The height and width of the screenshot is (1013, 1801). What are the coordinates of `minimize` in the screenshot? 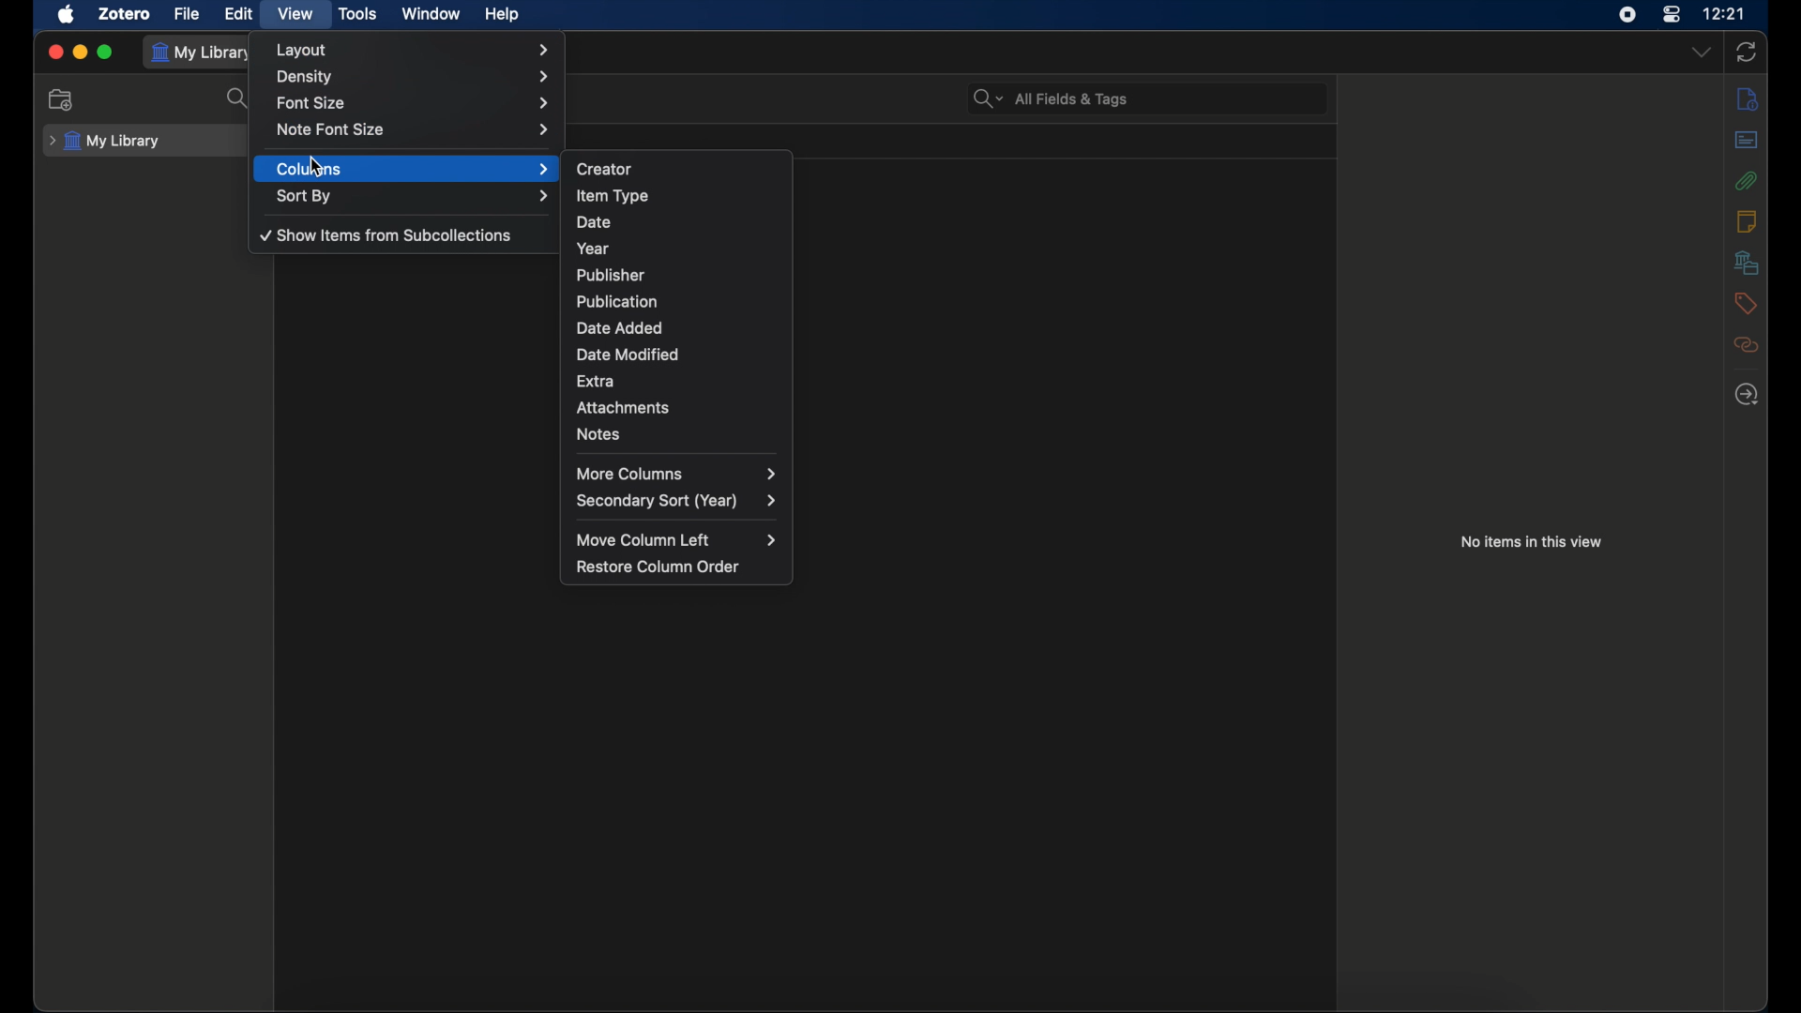 It's located at (81, 53).